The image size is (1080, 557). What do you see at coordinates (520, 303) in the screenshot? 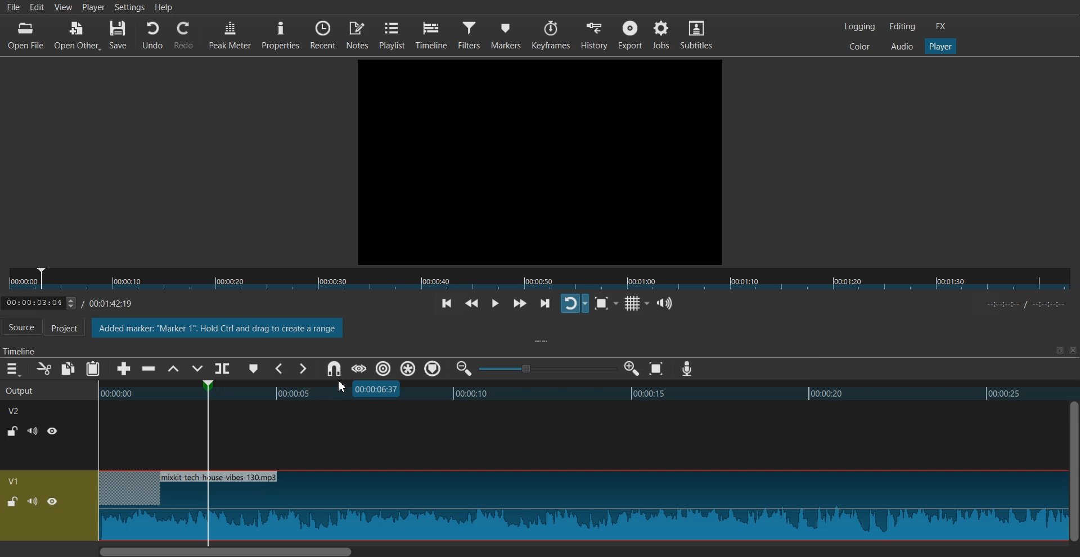
I see `Play quickly forwards` at bounding box center [520, 303].